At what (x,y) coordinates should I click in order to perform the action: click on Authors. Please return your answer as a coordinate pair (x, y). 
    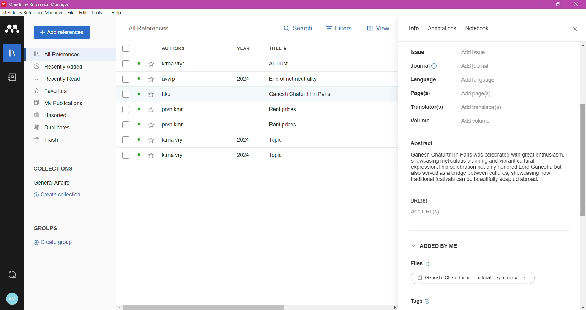
    Looking at the image, I should click on (195, 49).